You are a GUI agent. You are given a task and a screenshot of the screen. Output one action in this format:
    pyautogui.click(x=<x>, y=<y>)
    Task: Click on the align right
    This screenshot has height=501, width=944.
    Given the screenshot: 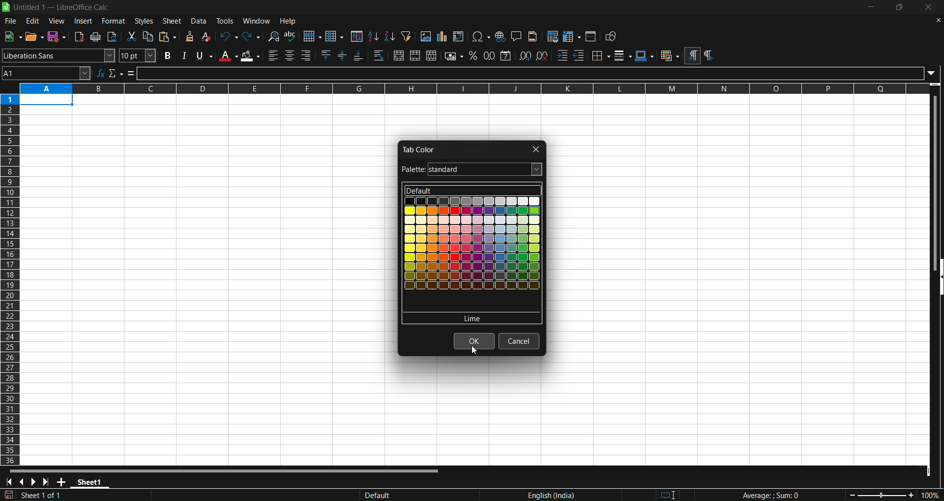 What is the action you would take?
    pyautogui.click(x=308, y=56)
    